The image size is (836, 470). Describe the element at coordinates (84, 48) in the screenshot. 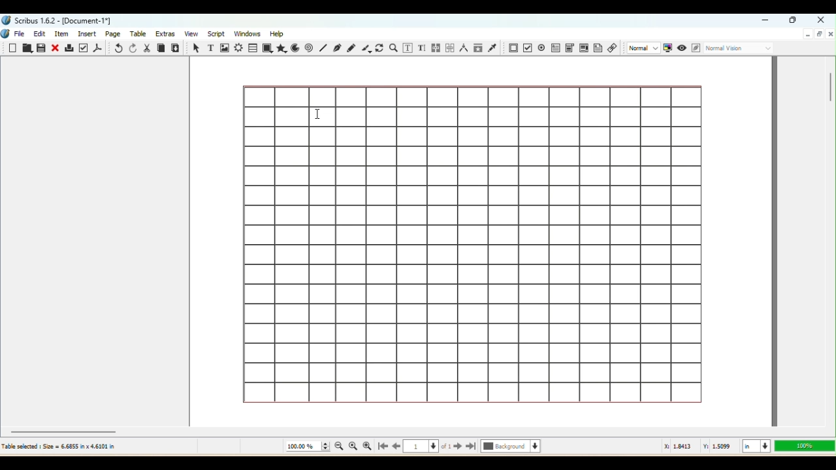

I see `Preflight verifier` at that location.